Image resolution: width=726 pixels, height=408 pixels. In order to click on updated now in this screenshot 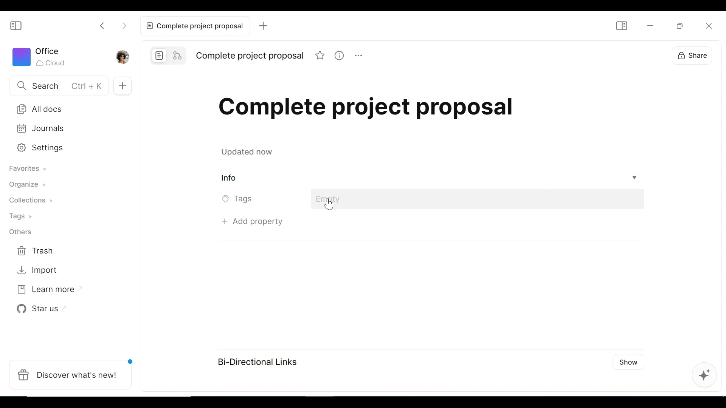, I will do `click(249, 152)`.